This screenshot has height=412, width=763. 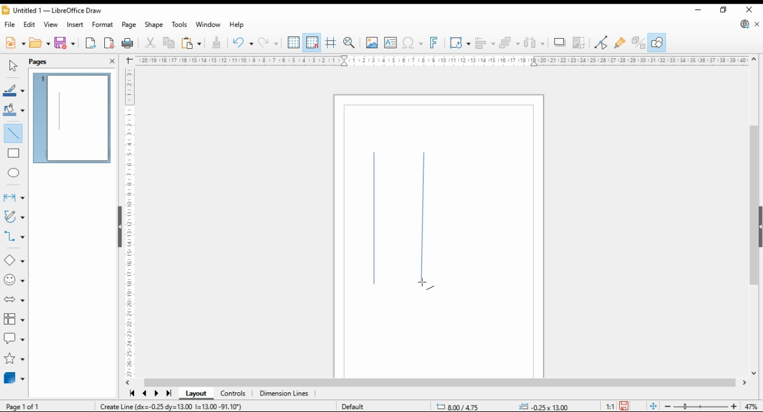 What do you see at coordinates (440, 382) in the screenshot?
I see `scroll bar` at bounding box center [440, 382].